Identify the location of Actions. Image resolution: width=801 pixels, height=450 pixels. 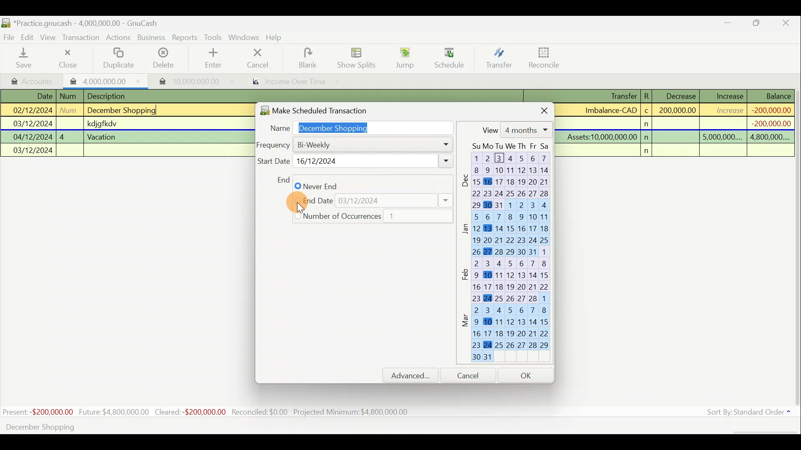
(118, 39).